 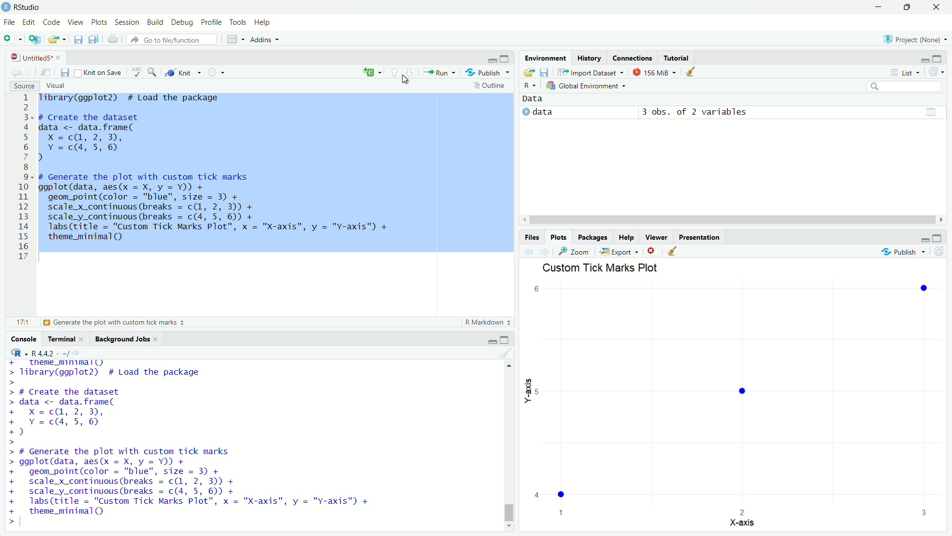 I want to click on code to create the dataset, so click(x=124, y=137).